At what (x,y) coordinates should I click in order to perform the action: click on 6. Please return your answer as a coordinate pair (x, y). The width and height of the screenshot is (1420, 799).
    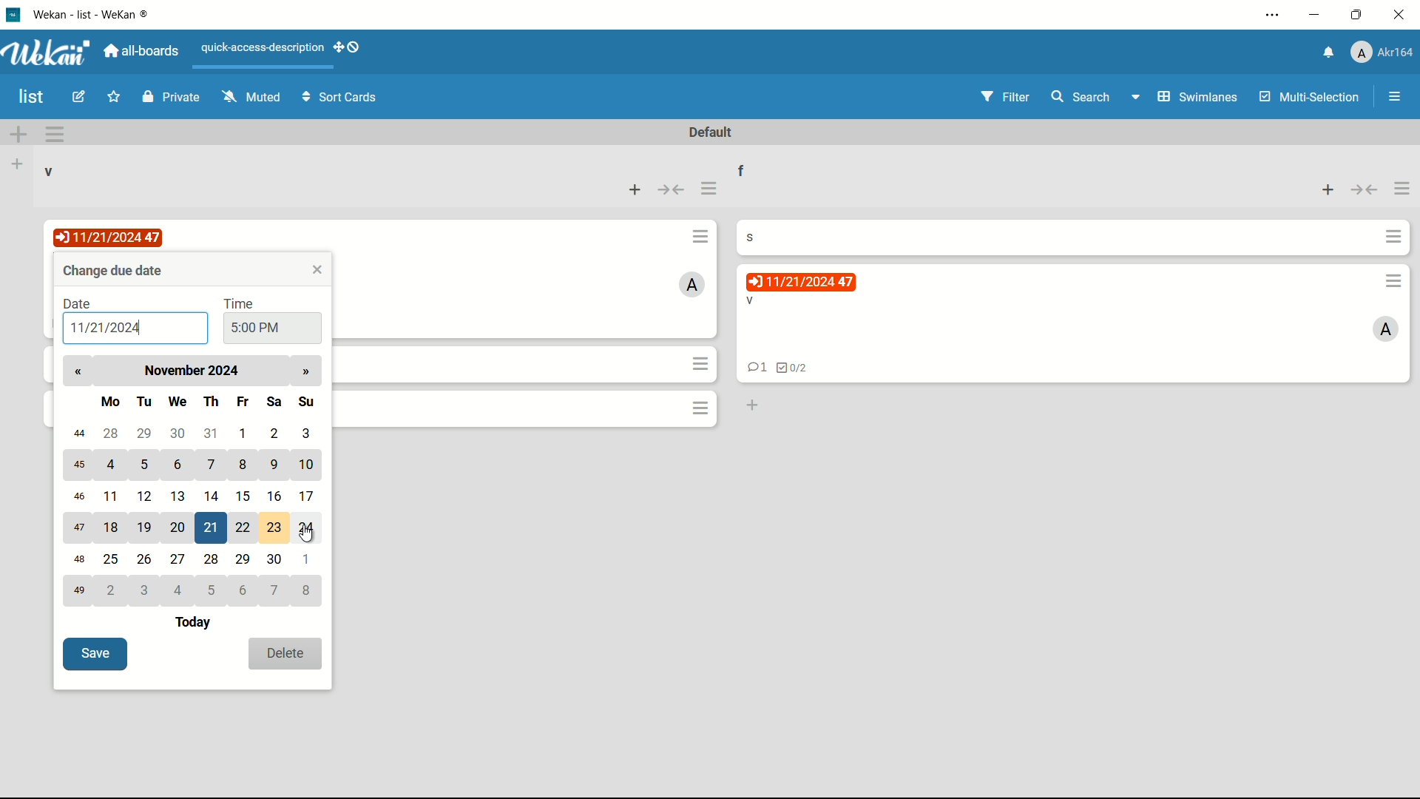
    Looking at the image, I should click on (242, 590).